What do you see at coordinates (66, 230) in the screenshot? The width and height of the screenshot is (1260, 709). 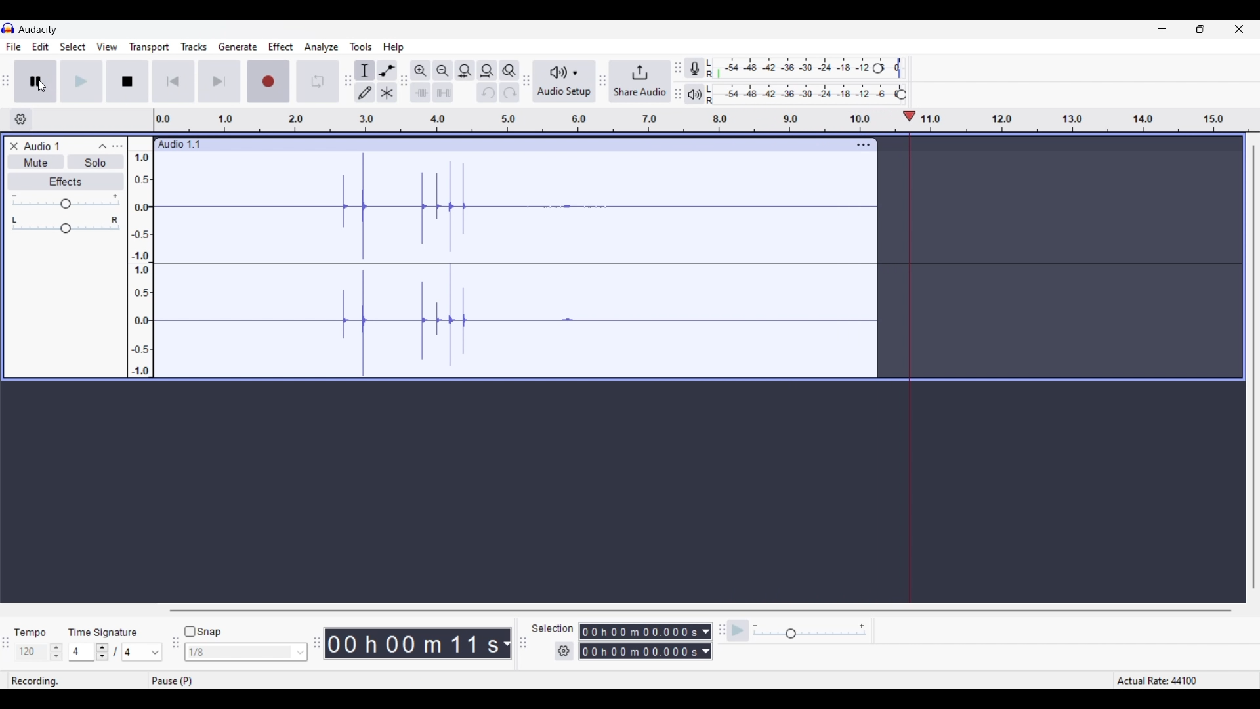 I see `Change Pan` at bounding box center [66, 230].